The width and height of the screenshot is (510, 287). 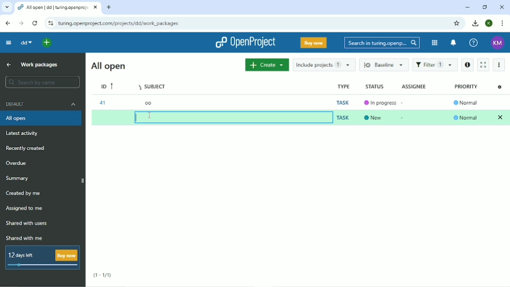 What do you see at coordinates (502, 23) in the screenshot?
I see `Customize and control google chrome` at bounding box center [502, 23].